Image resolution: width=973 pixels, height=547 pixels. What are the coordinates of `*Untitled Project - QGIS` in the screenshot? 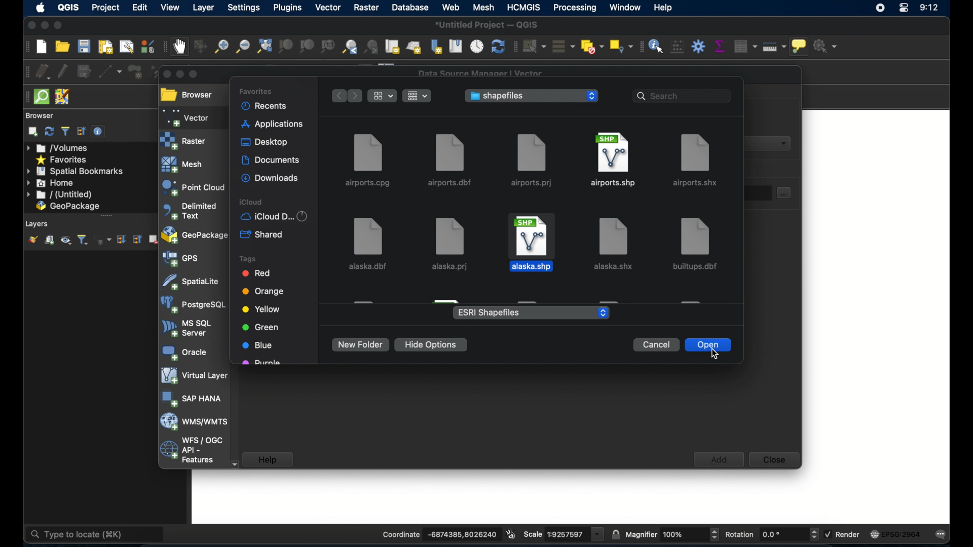 It's located at (488, 24).